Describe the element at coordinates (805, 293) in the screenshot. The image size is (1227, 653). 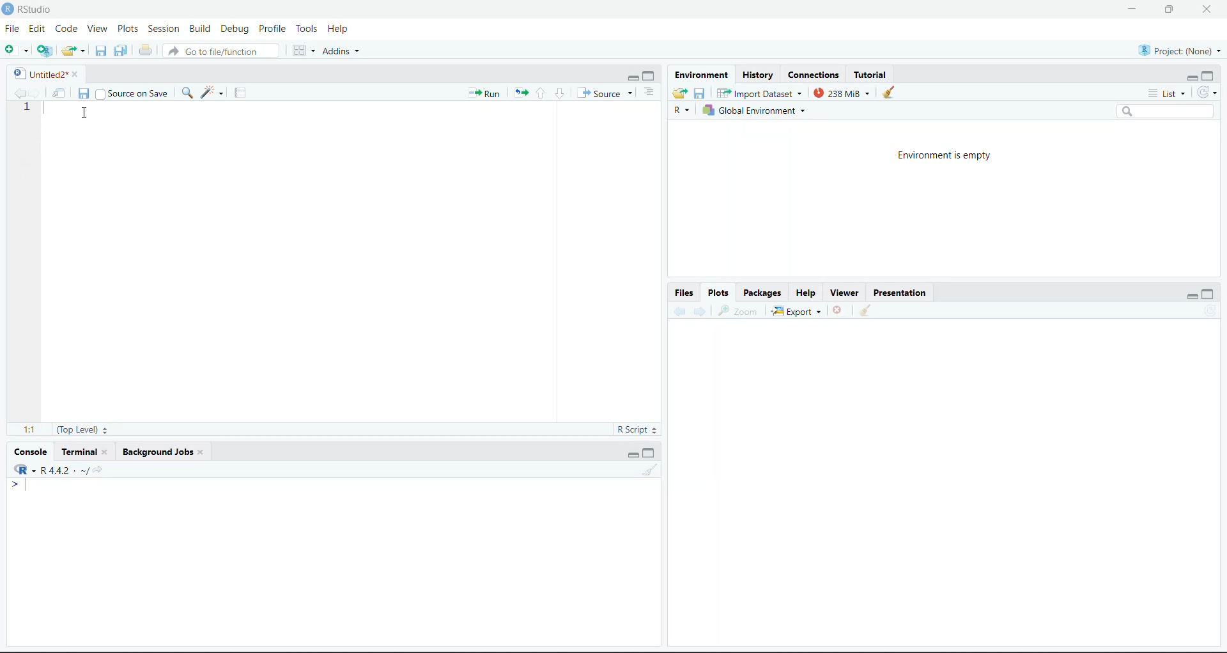
I see `Help` at that location.